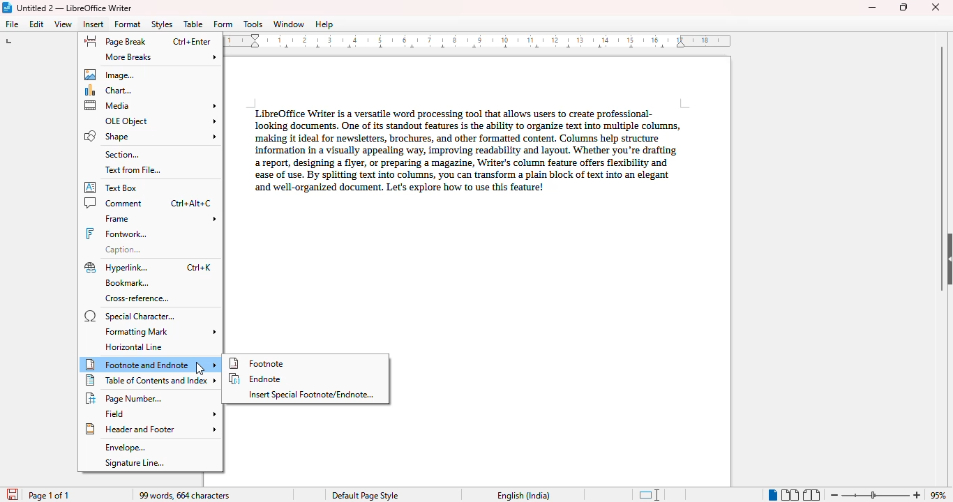 This screenshot has width=953, height=502. Describe the element at coordinates (133, 171) in the screenshot. I see `text from file` at that location.